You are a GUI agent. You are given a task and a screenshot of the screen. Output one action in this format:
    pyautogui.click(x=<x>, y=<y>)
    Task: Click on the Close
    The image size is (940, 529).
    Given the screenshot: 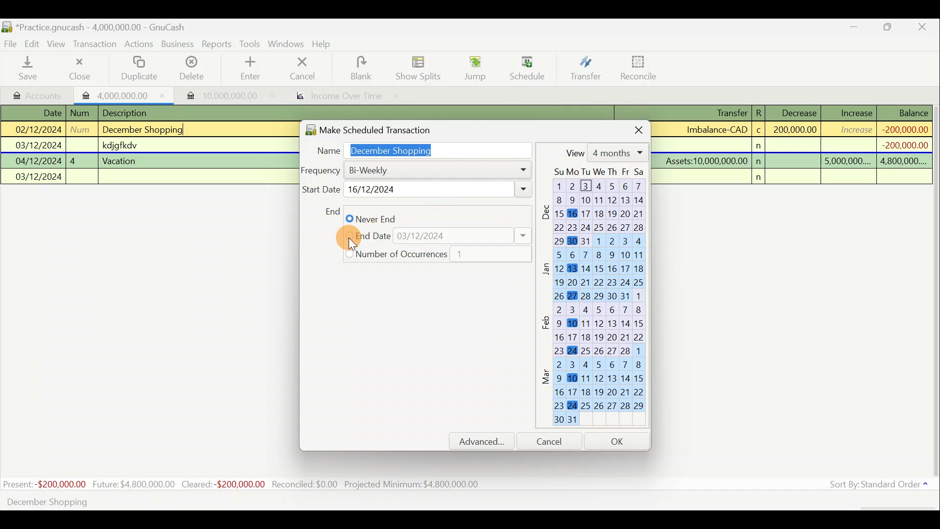 What is the action you would take?
    pyautogui.click(x=923, y=28)
    